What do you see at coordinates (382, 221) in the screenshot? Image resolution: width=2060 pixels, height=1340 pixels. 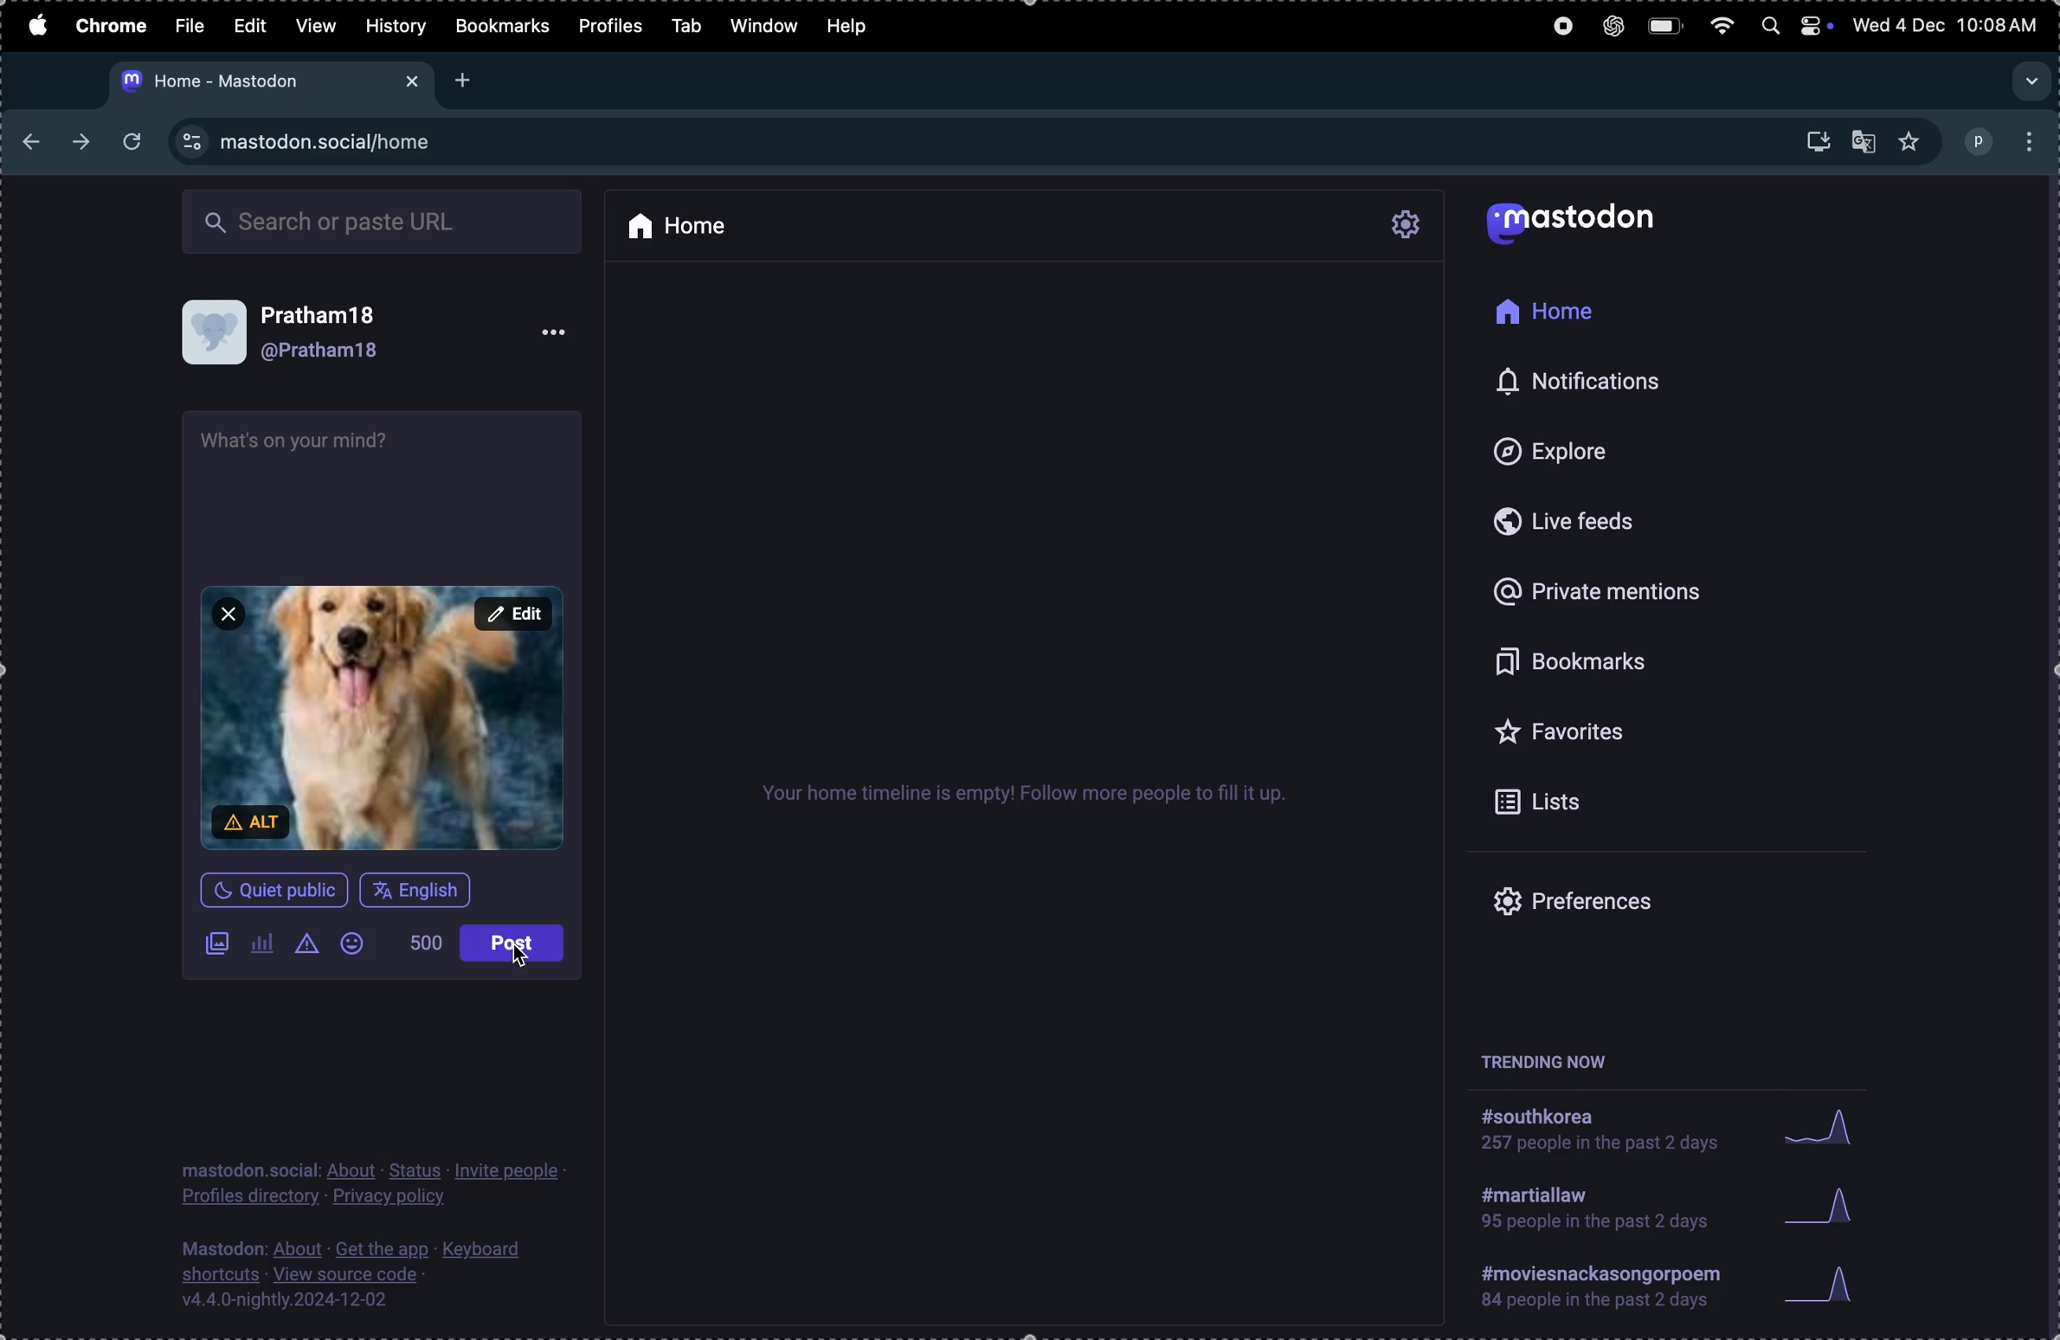 I see `Search or paste URL` at bounding box center [382, 221].